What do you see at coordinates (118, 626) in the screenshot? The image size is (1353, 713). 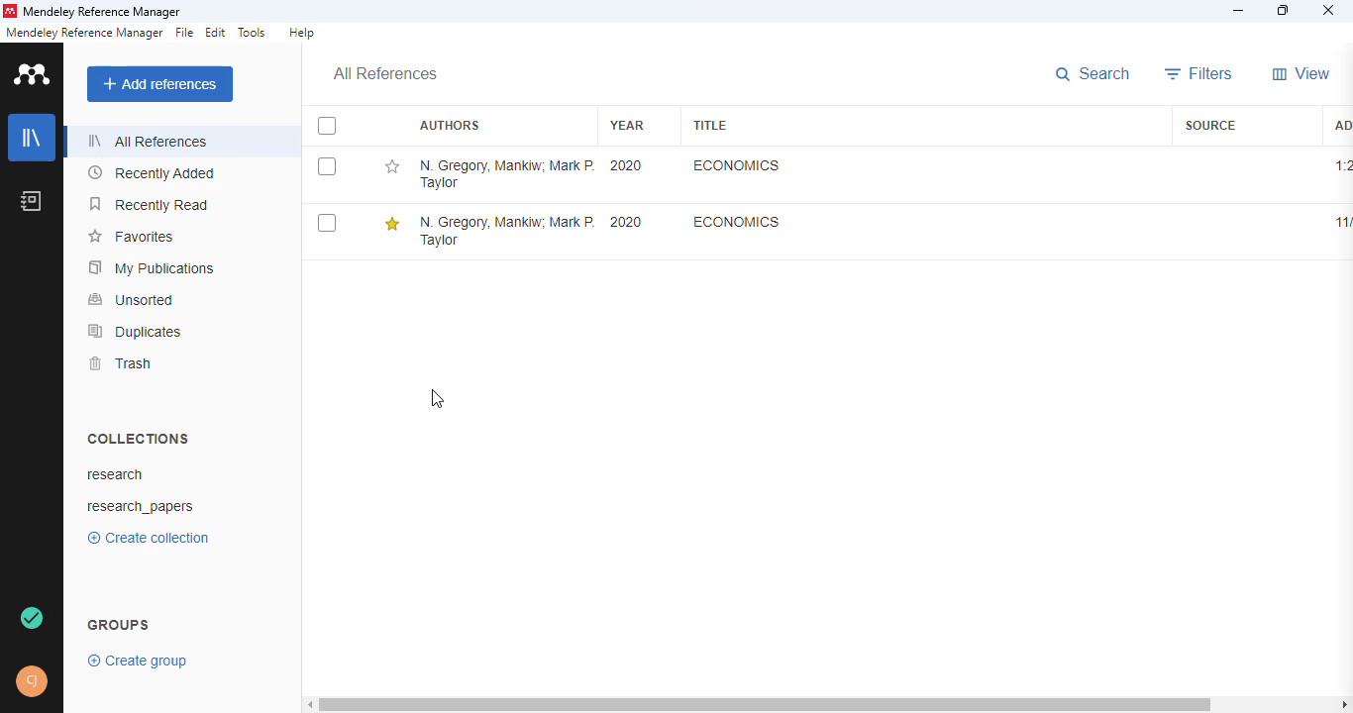 I see `groups` at bounding box center [118, 626].